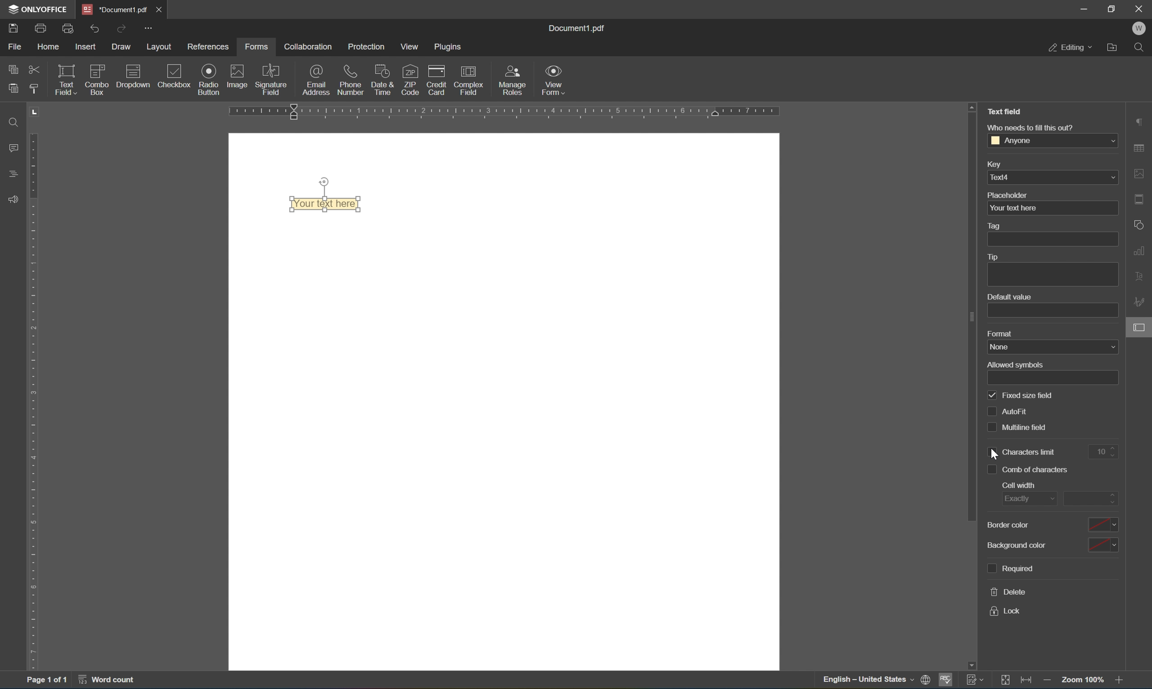 The width and height of the screenshot is (1152, 689). What do you see at coordinates (41, 26) in the screenshot?
I see `print` at bounding box center [41, 26].